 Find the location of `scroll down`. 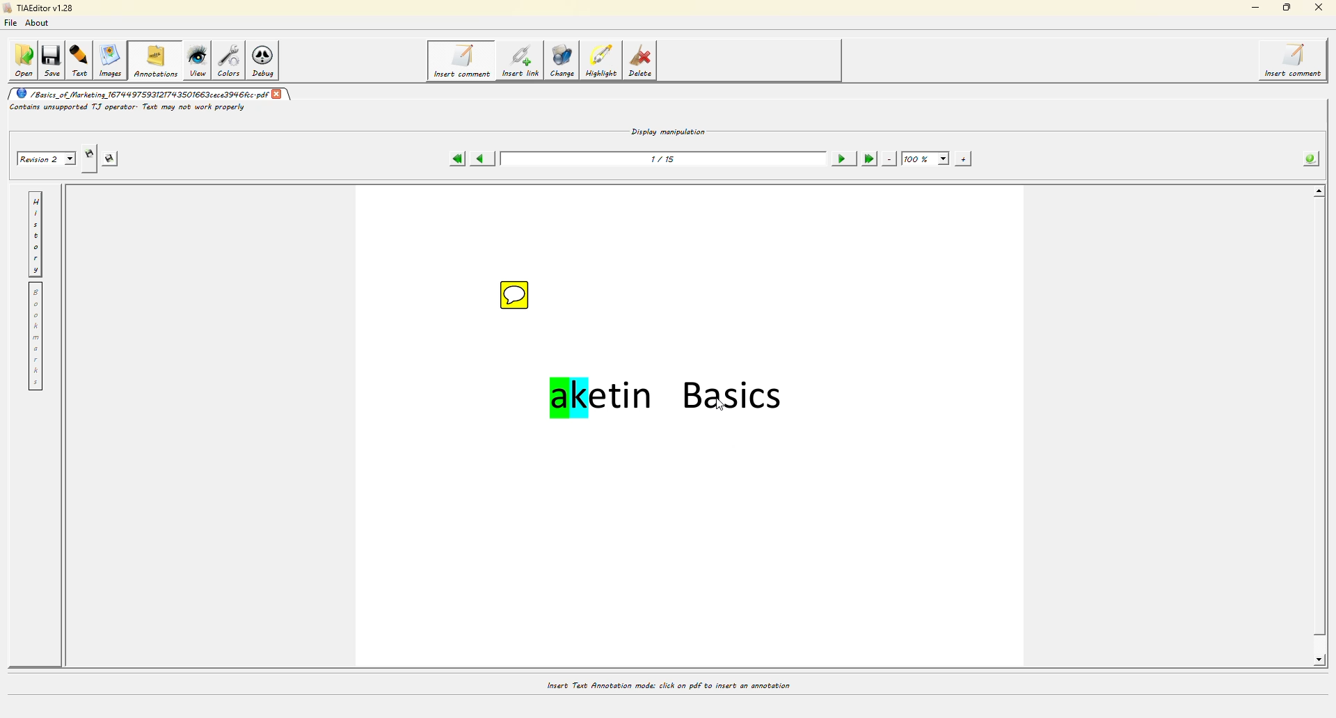

scroll down is located at coordinates (1315, 660).